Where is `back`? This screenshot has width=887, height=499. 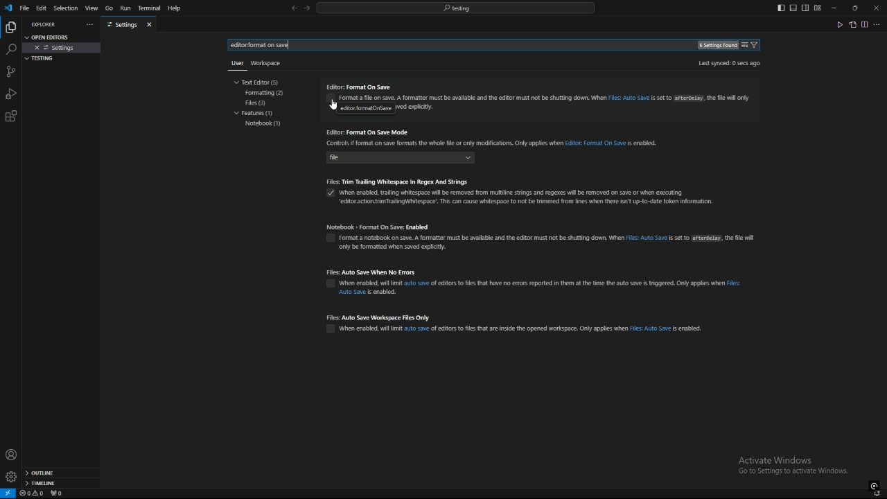 back is located at coordinates (294, 8).